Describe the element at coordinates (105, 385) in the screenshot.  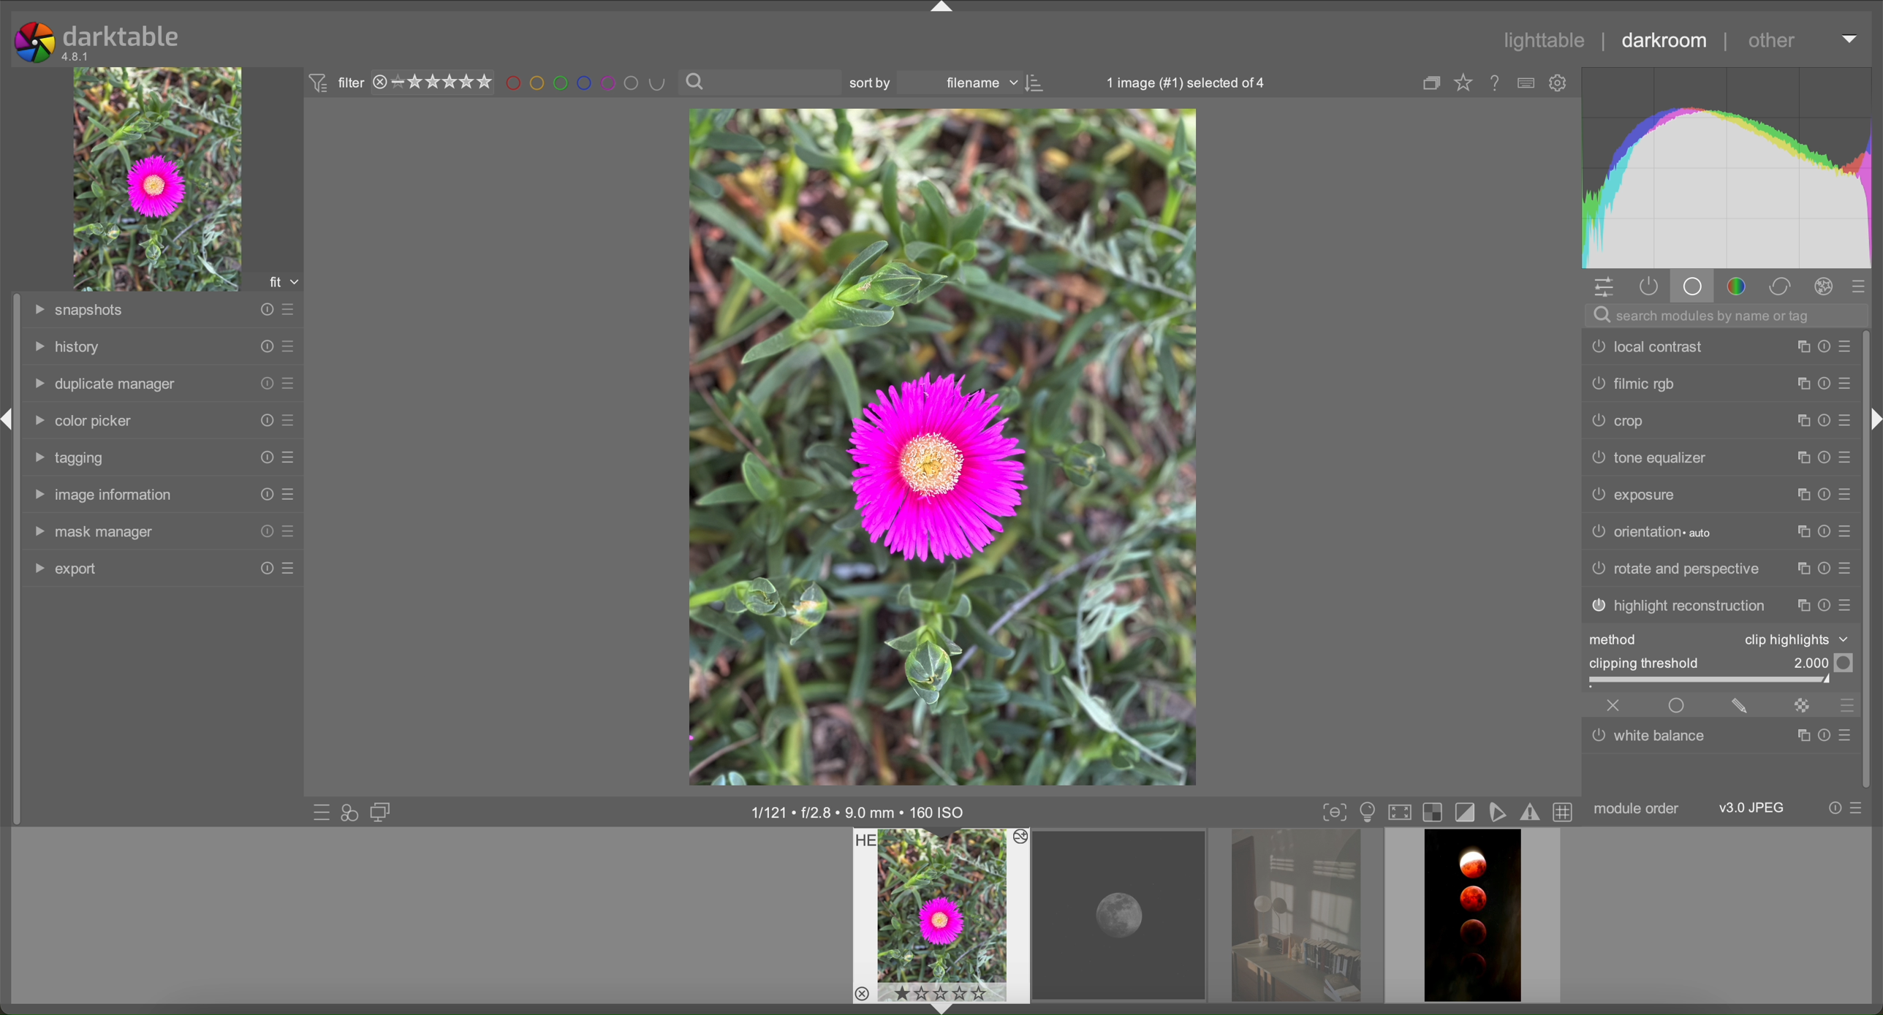
I see `duplicate manager tab` at that location.